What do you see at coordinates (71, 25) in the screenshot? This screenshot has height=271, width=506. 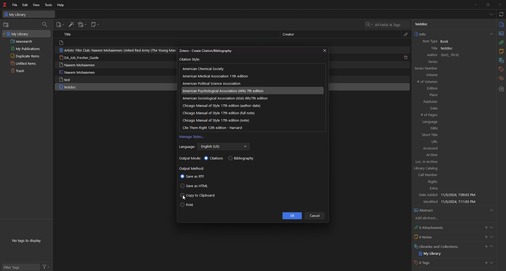 I see `add items by identifier` at bounding box center [71, 25].